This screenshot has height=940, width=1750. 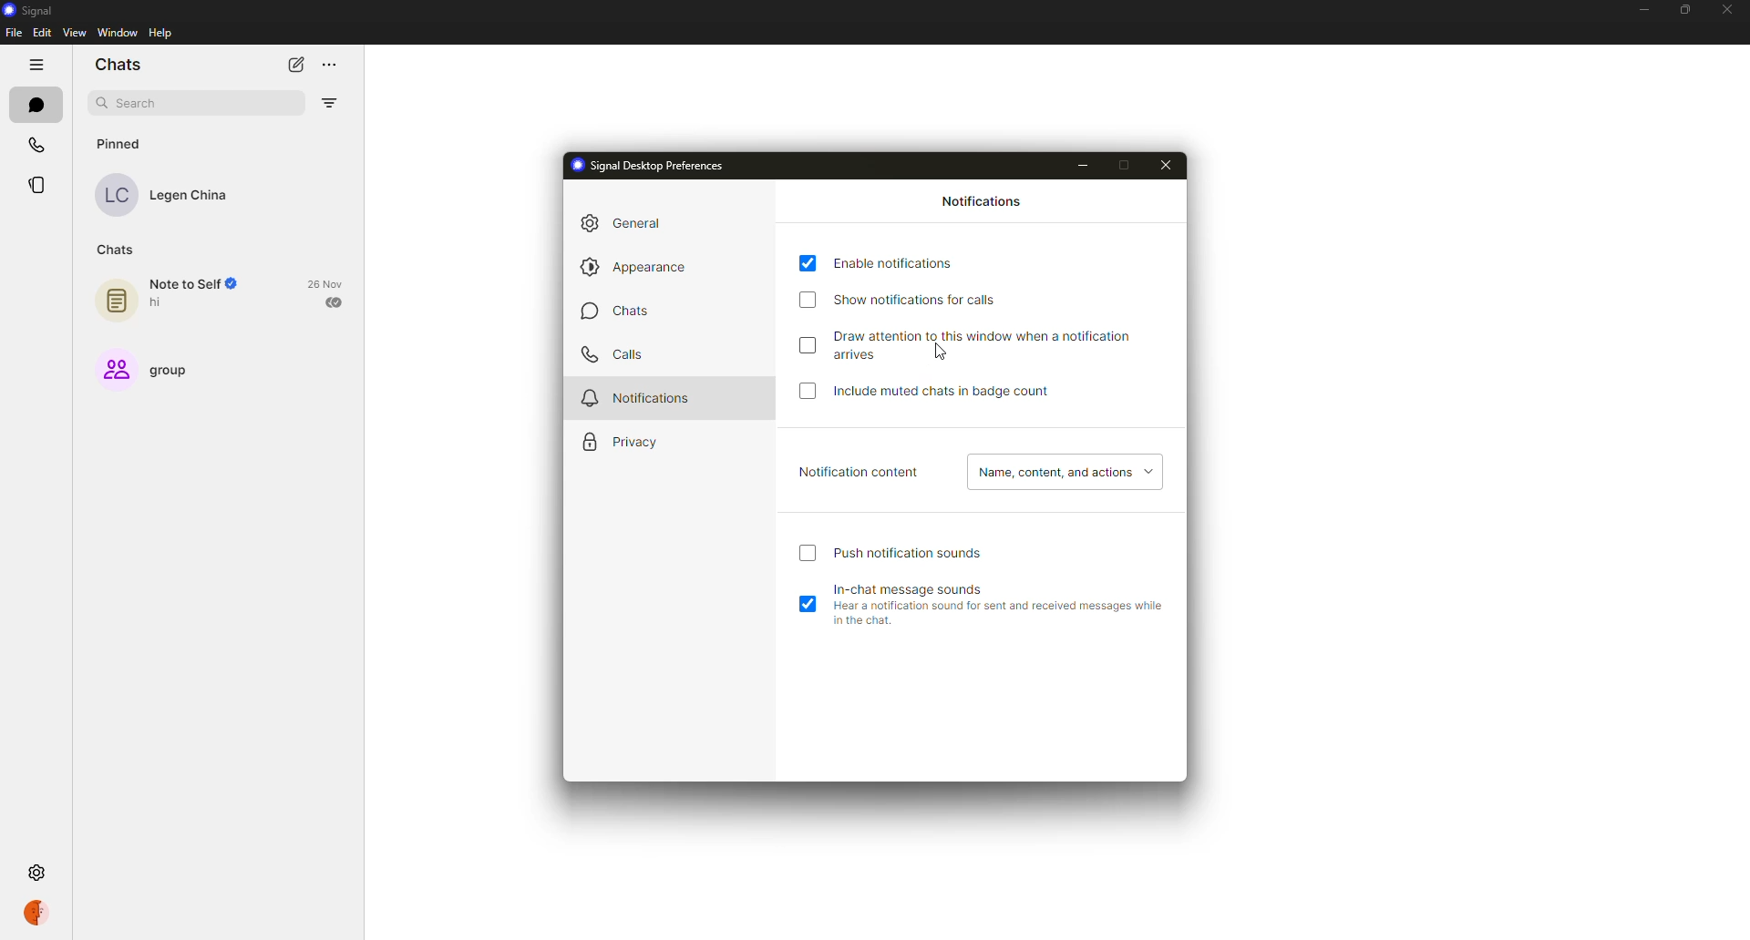 What do you see at coordinates (41, 872) in the screenshot?
I see `settings` at bounding box center [41, 872].